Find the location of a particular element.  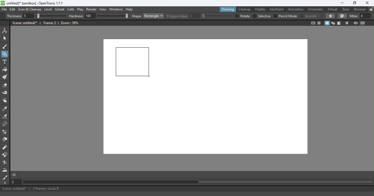

Animate tool is located at coordinates (6, 30).